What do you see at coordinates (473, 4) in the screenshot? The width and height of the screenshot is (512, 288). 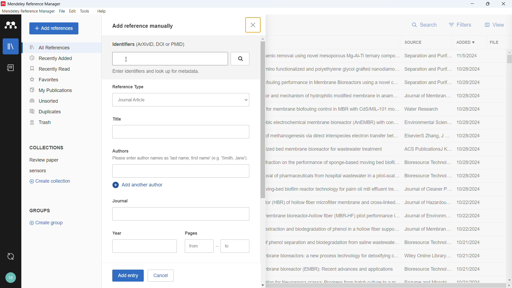 I see `minimise ` at bounding box center [473, 4].